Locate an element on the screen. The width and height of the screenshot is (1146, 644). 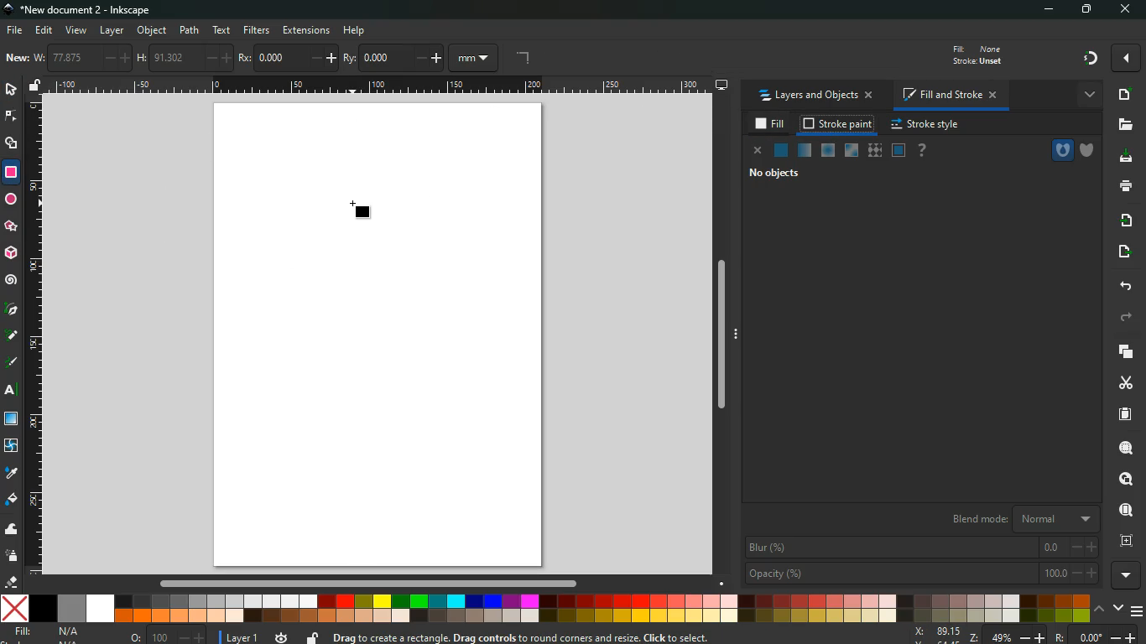
message is located at coordinates (566, 637).